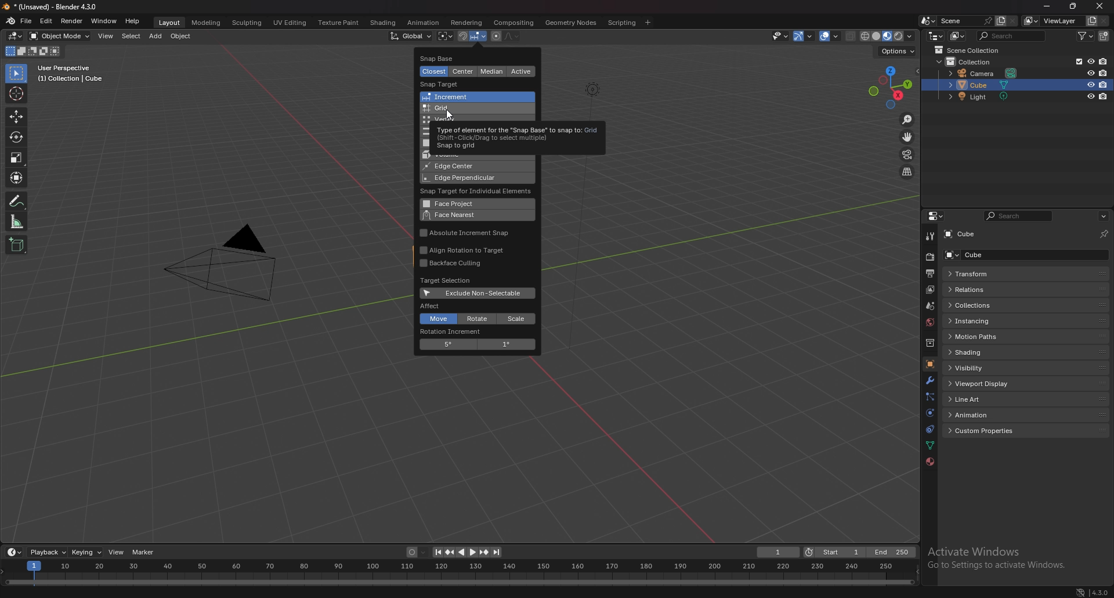 This screenshot has height=598, width=1114. What do you see at coordinates (851, 36) in the screenshot?
I see `toggle xrays` at bounding box center [851, 36].